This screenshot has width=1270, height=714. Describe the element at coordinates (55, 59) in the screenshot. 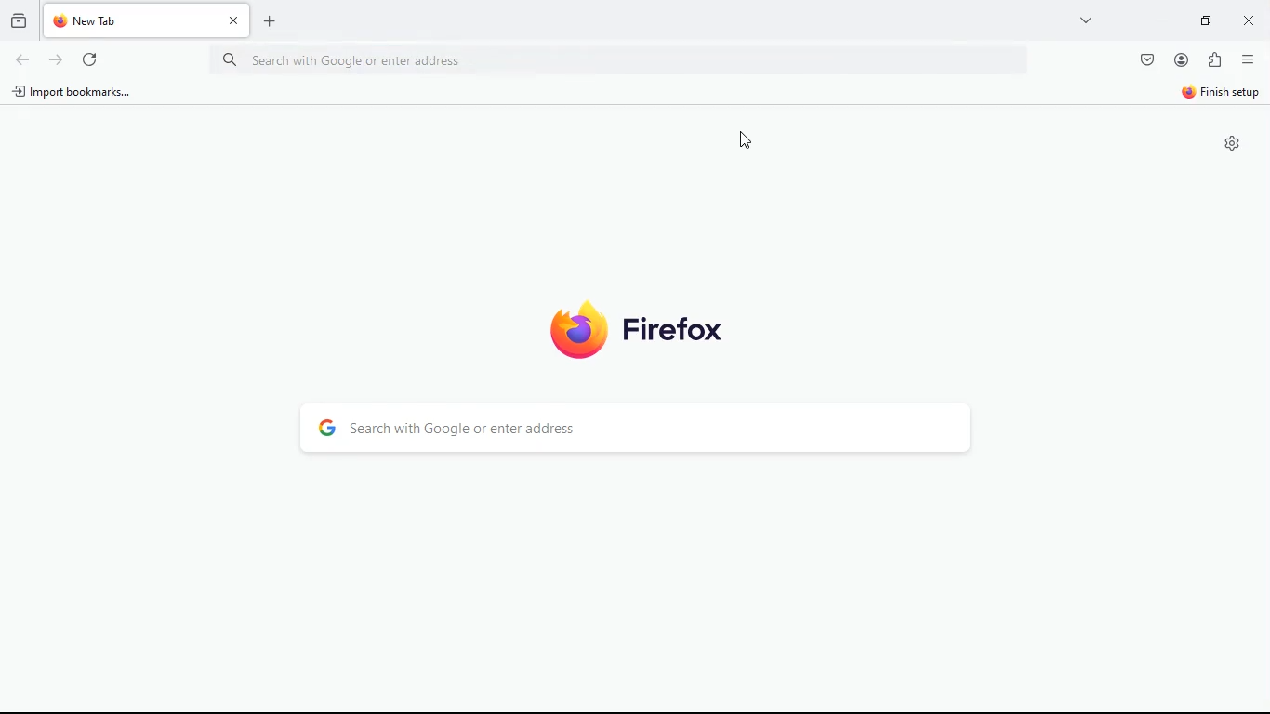

I see `refresh` at that location.